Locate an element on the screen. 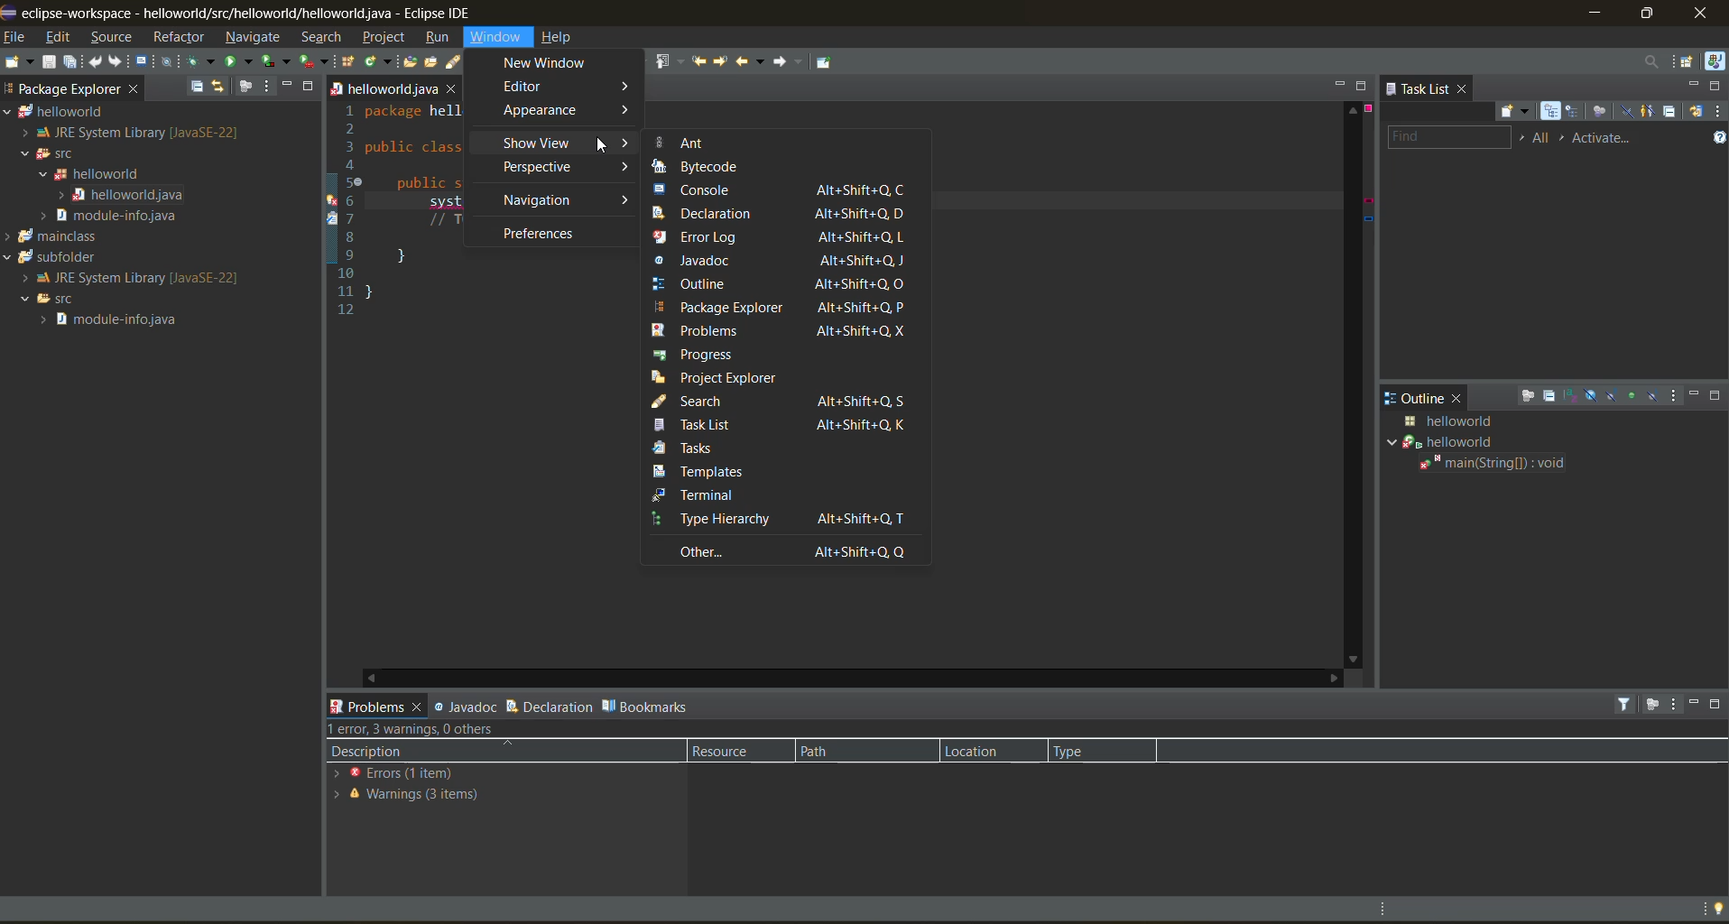 The height and width of the screenshot is (924, 1729). save is located at coordinates (48, 62).